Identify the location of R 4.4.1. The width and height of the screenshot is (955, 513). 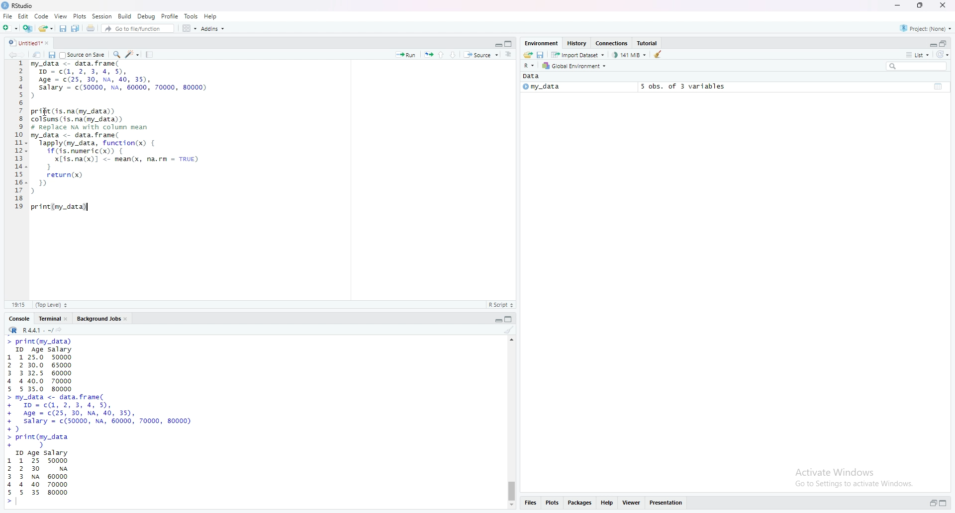
(30, 331).